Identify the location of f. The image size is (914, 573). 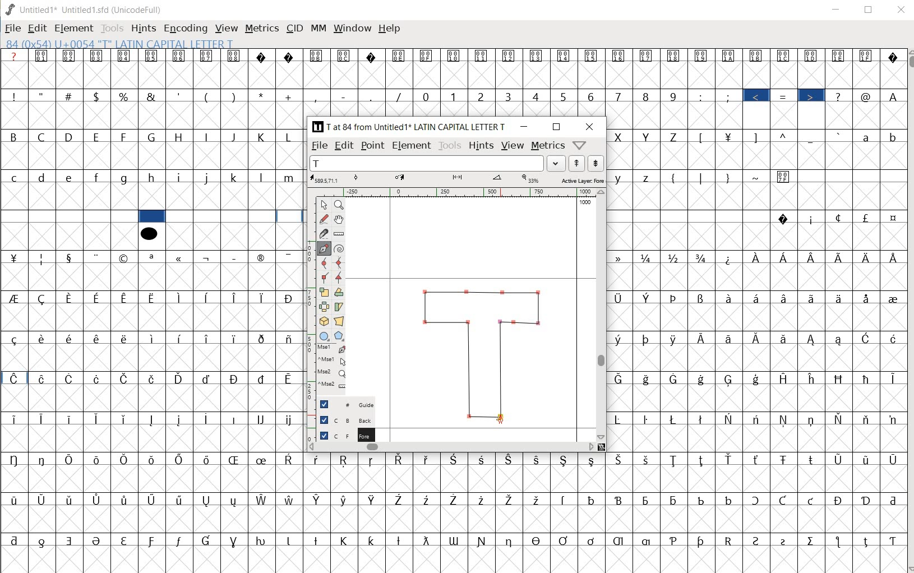
(98, 178).